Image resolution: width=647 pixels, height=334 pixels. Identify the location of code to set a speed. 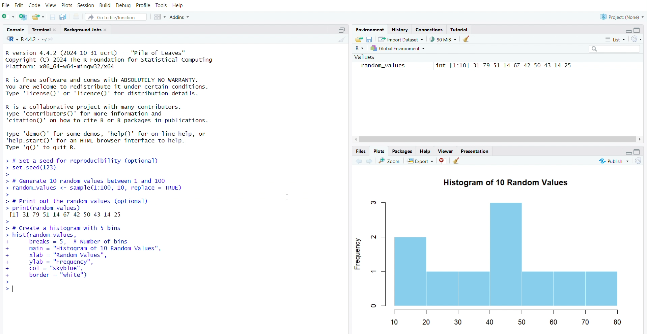
(93, 166).